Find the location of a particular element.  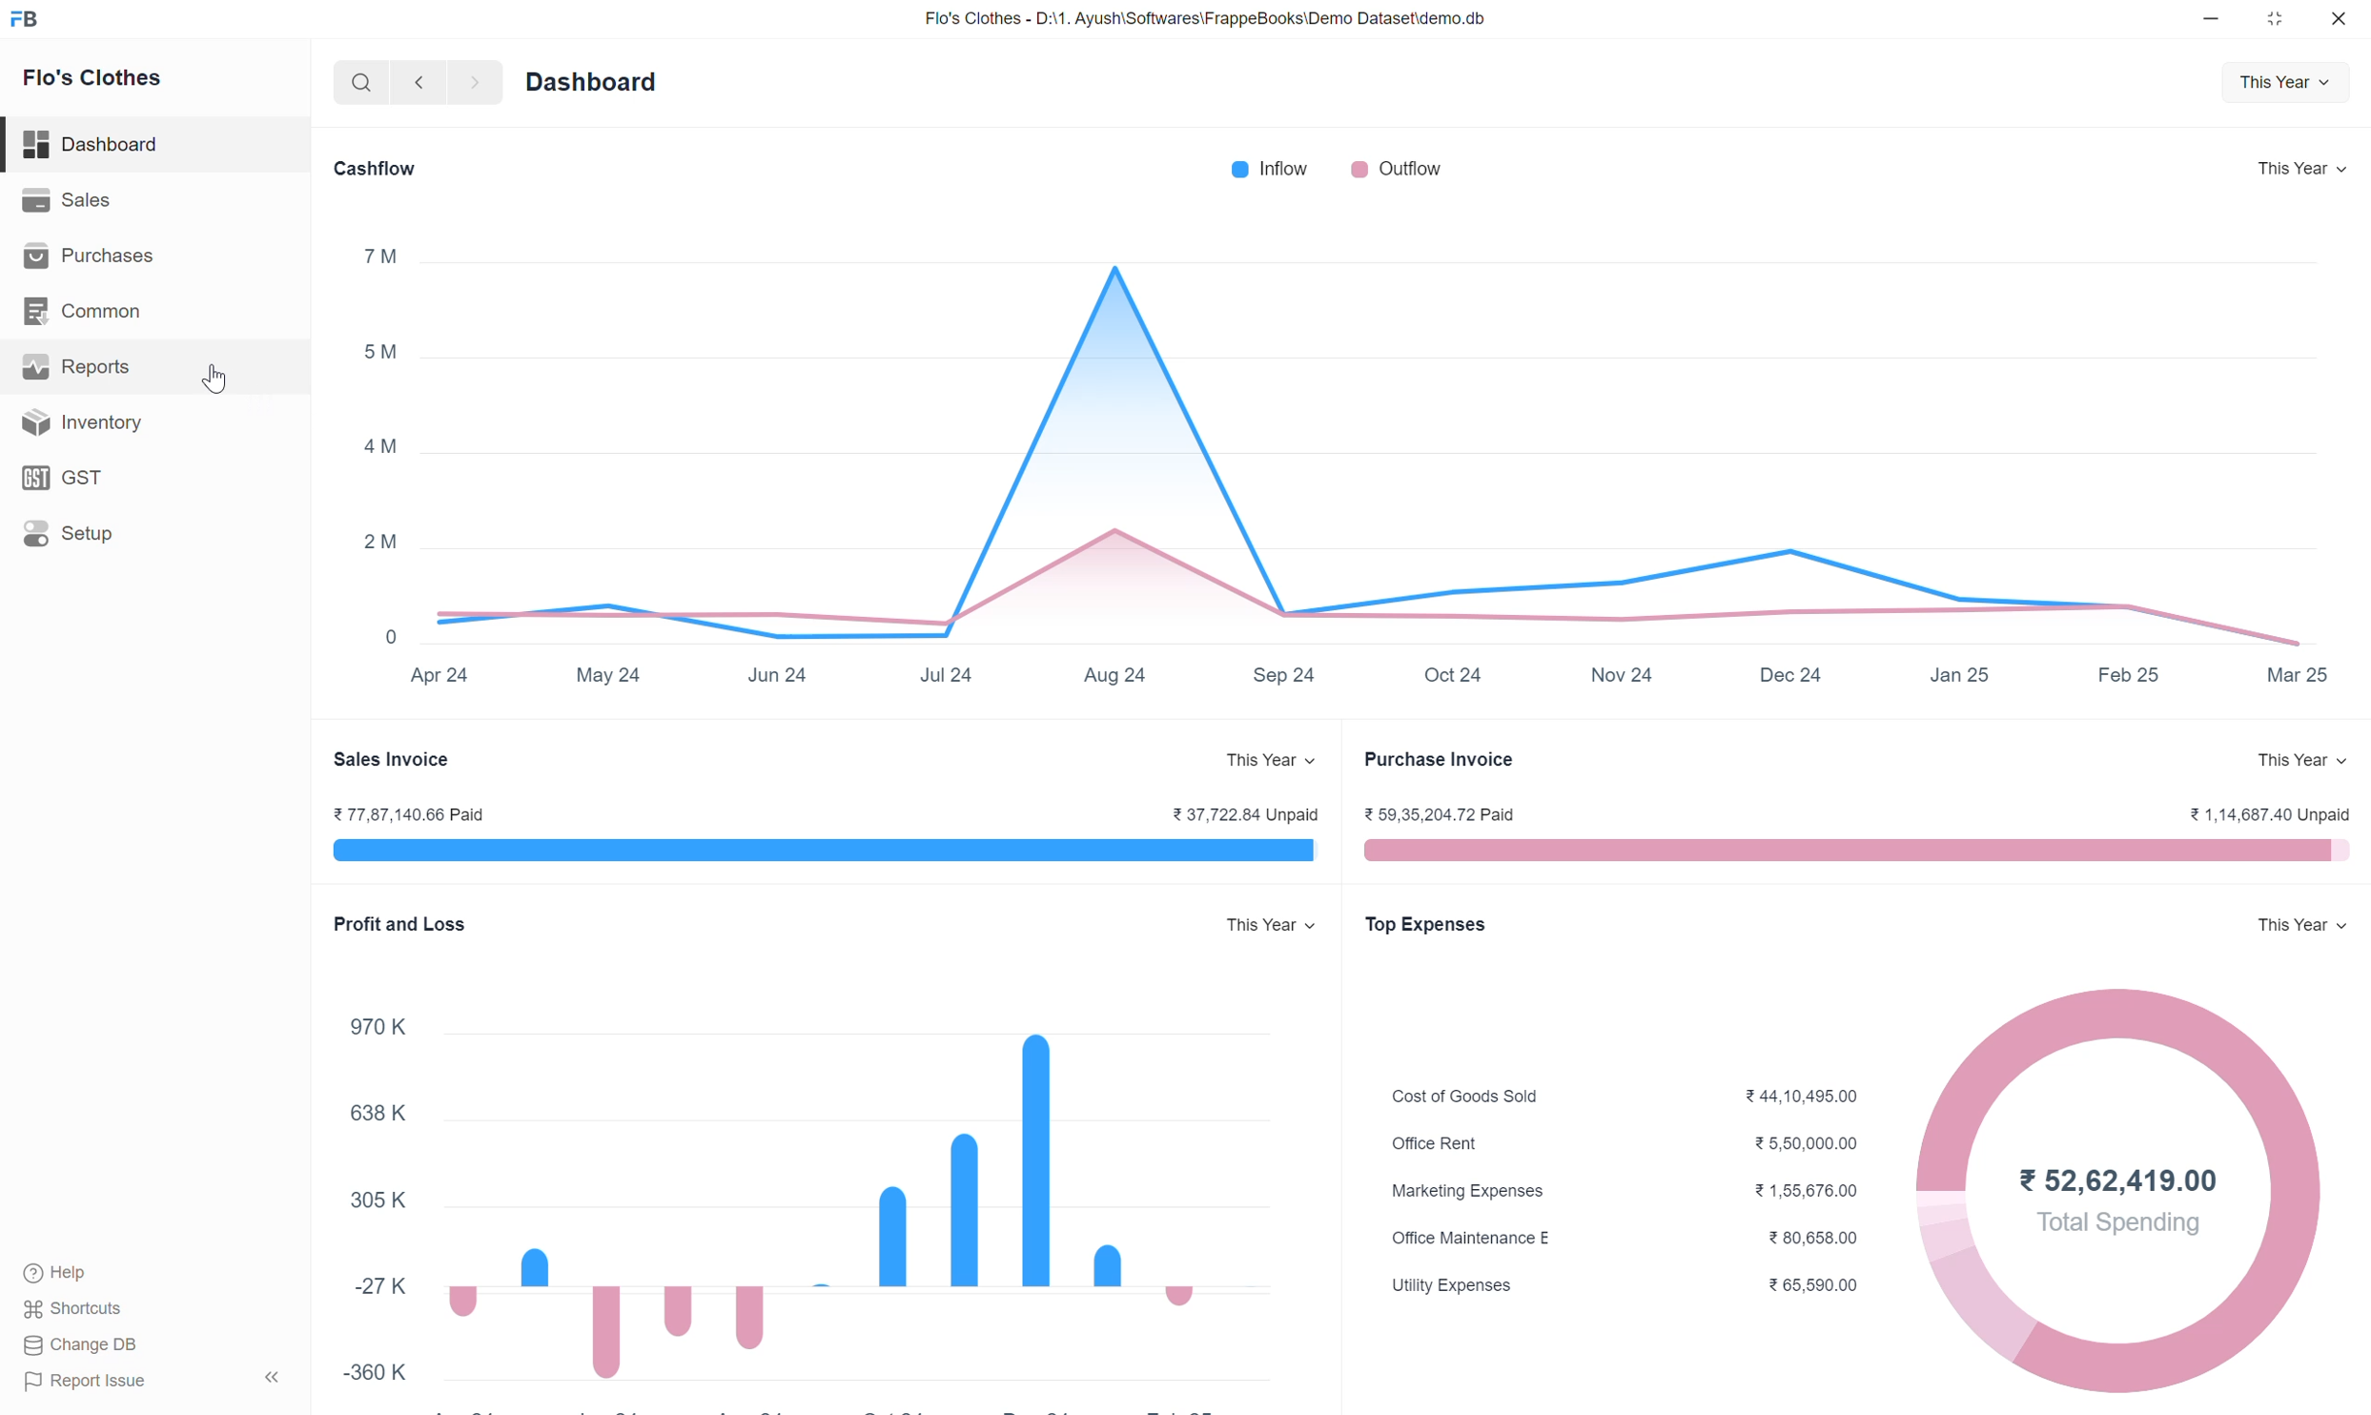

Bar is located at coordinates (1857, 852).